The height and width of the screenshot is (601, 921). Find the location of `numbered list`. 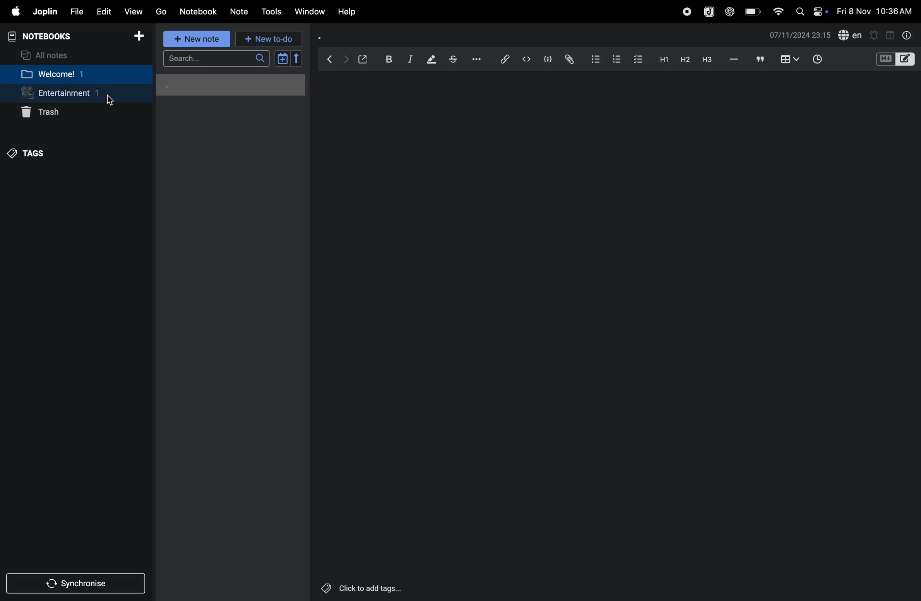

numbered list is located at coordinates (614, 60).